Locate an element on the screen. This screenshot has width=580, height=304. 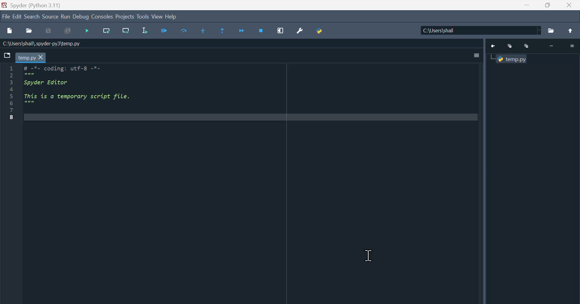
More is located at coordinates (553, 46).